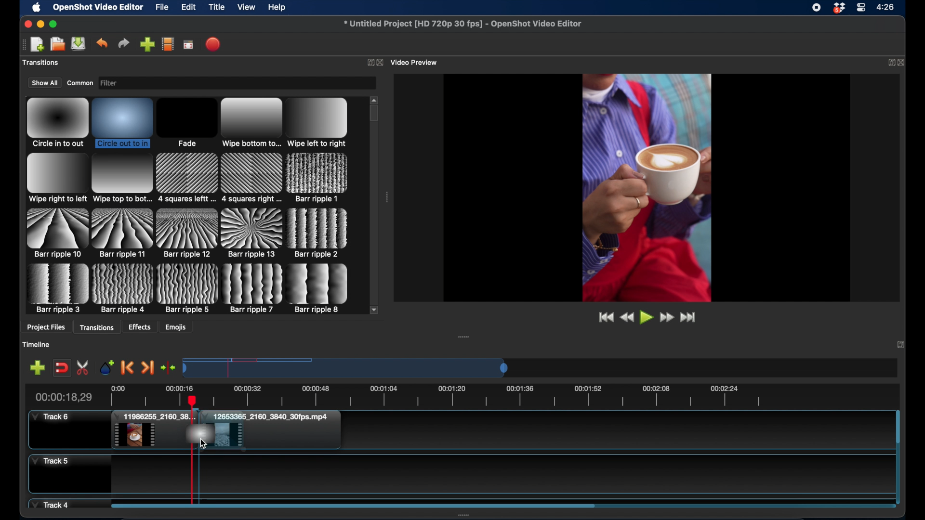  I want to click on center the timeline playhead, so click(169, 368).